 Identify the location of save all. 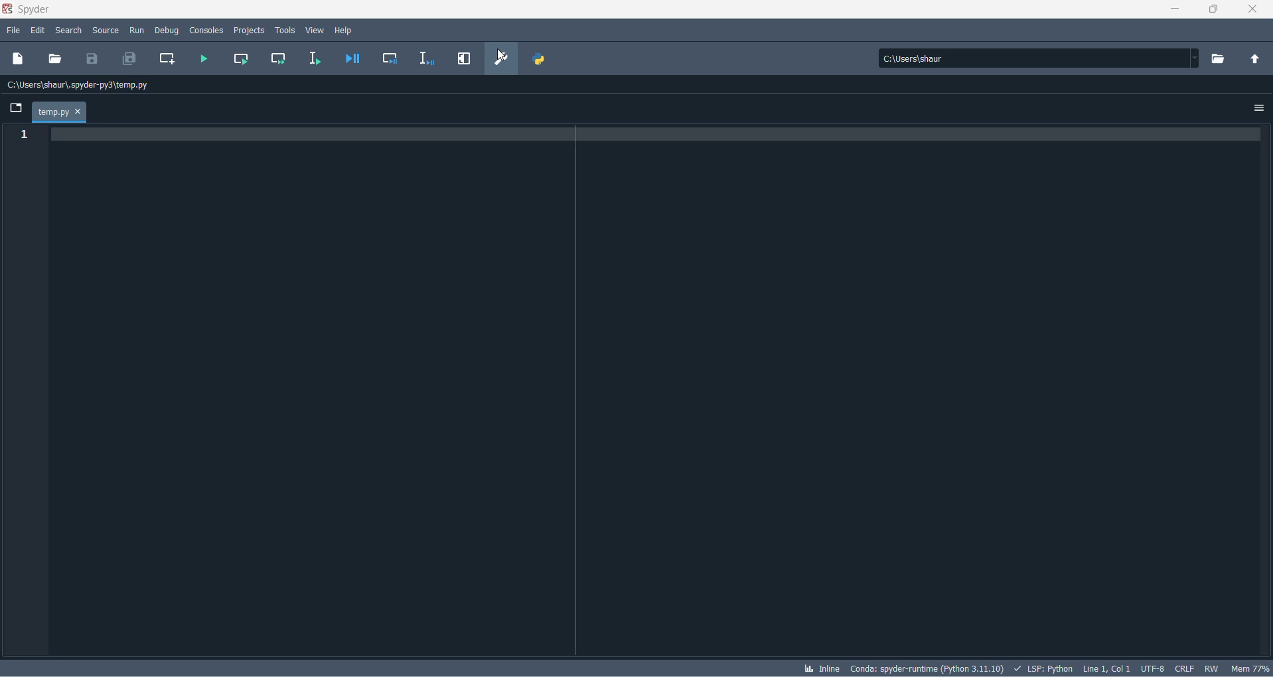
(127, 60).